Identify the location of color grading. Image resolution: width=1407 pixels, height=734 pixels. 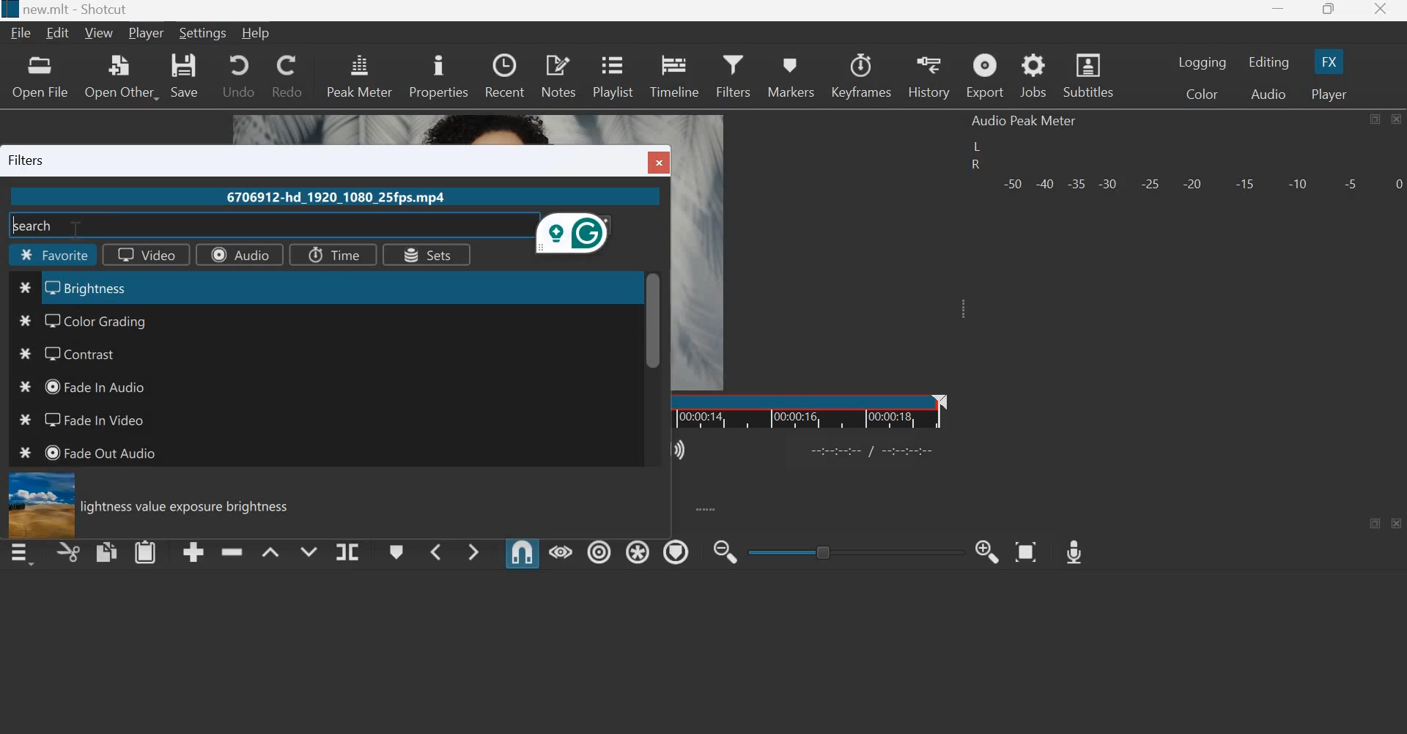
(110, 319).